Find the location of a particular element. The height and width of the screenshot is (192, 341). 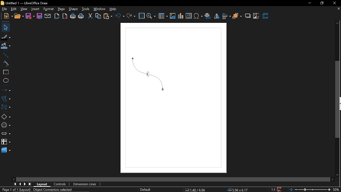

Insert chart is located at coordinates (181, 16).